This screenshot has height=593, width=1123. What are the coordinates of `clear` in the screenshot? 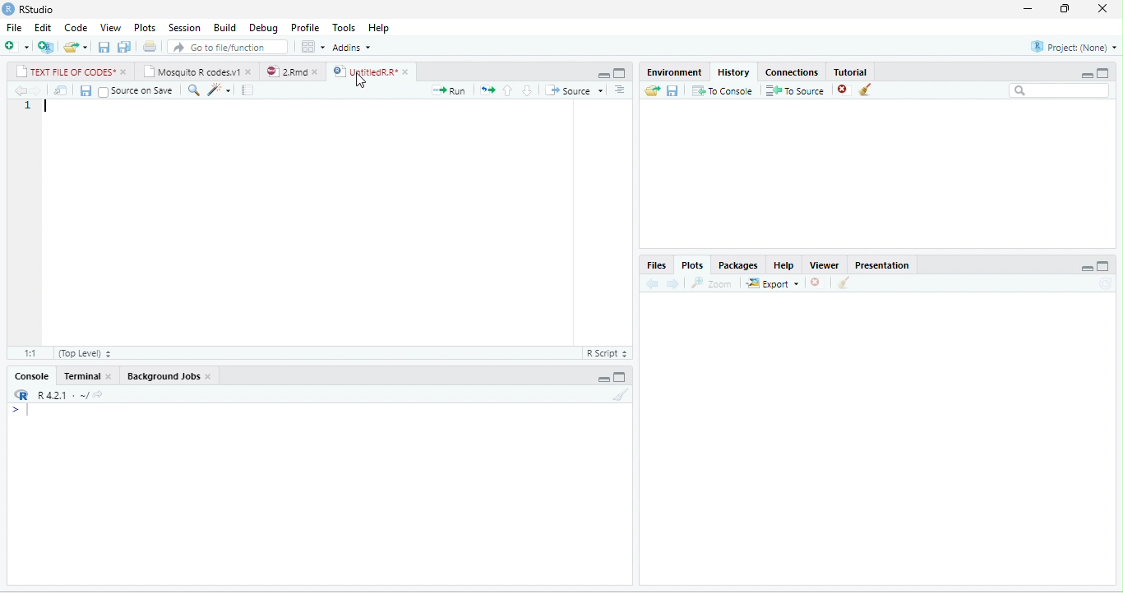 It's located at (844, 283).